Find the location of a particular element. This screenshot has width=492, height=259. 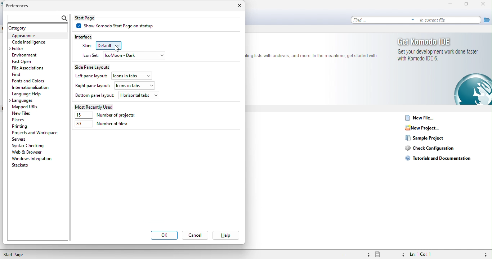

skin is located at coordinates (86, 46).